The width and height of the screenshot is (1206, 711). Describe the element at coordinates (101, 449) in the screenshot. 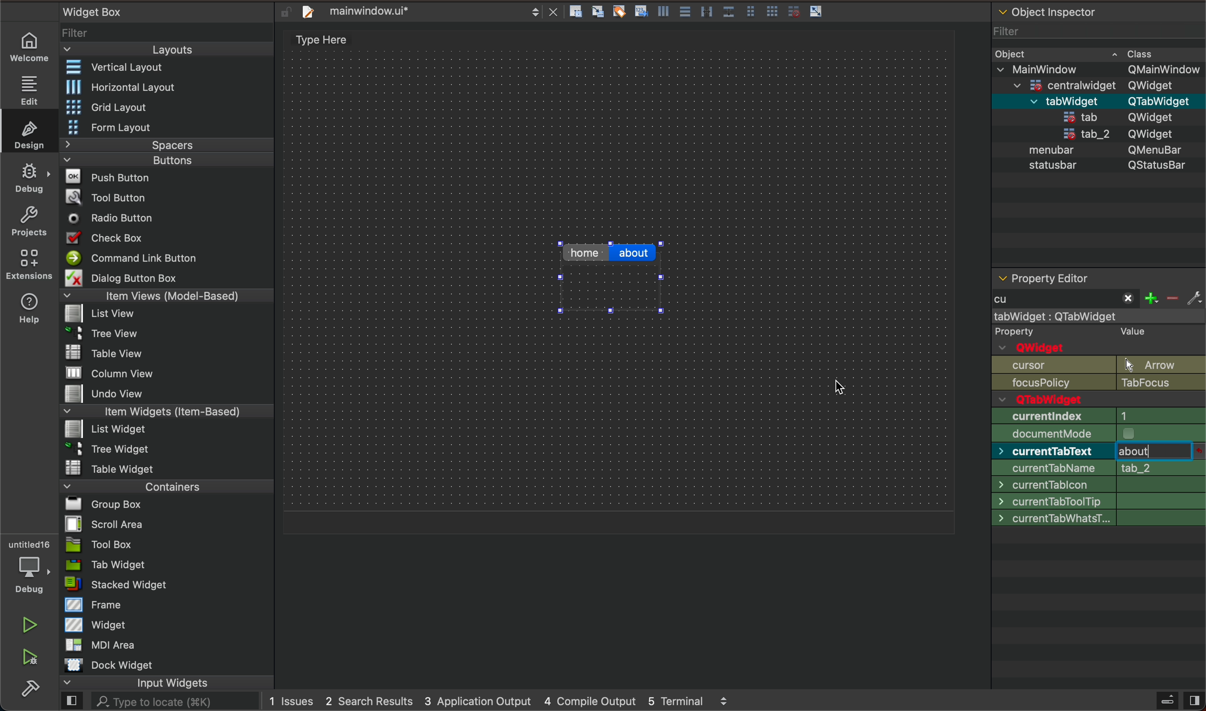

I see `~ 3 Tree Widget` at that location.